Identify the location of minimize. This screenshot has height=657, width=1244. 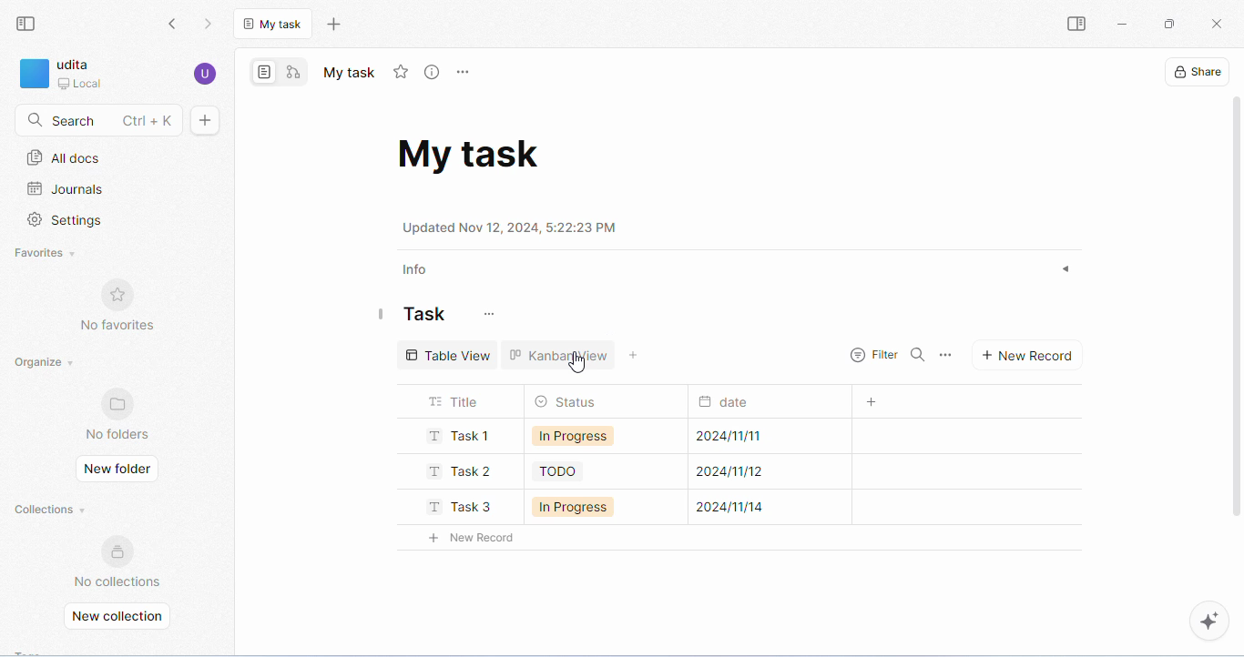
(1125, 25).